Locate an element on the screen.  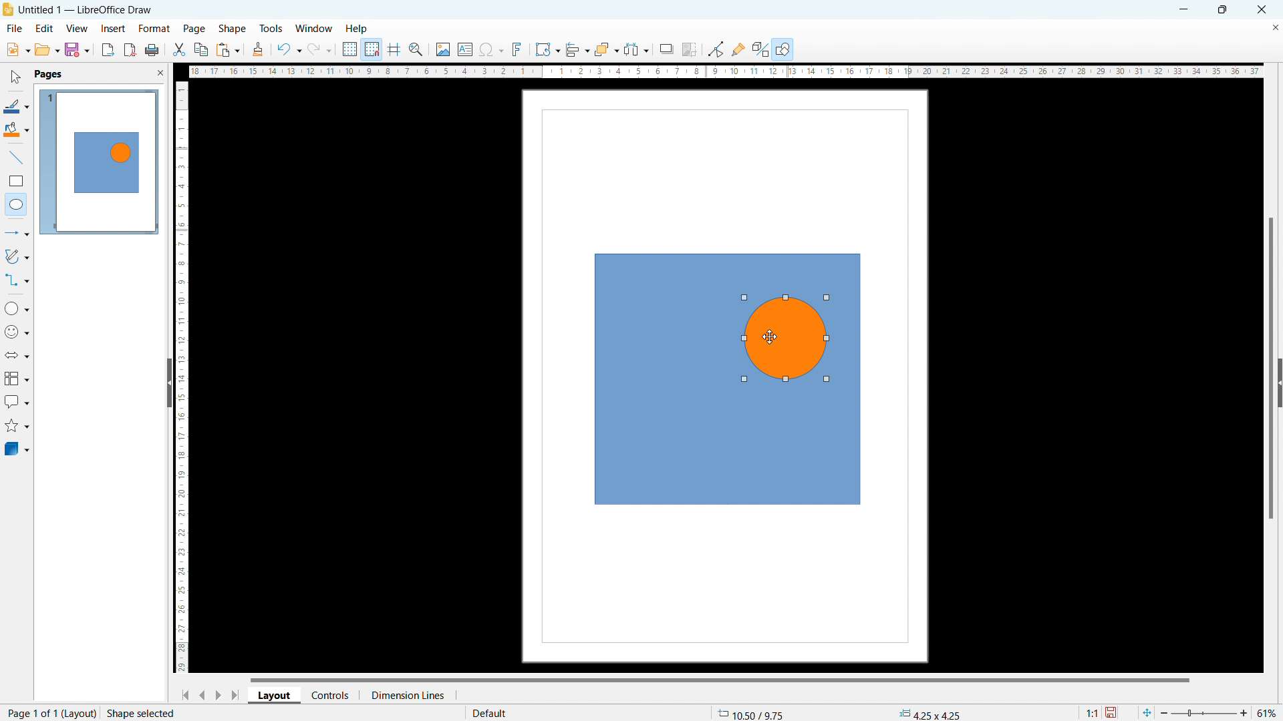
display grid is located at coordinates (349, 49).